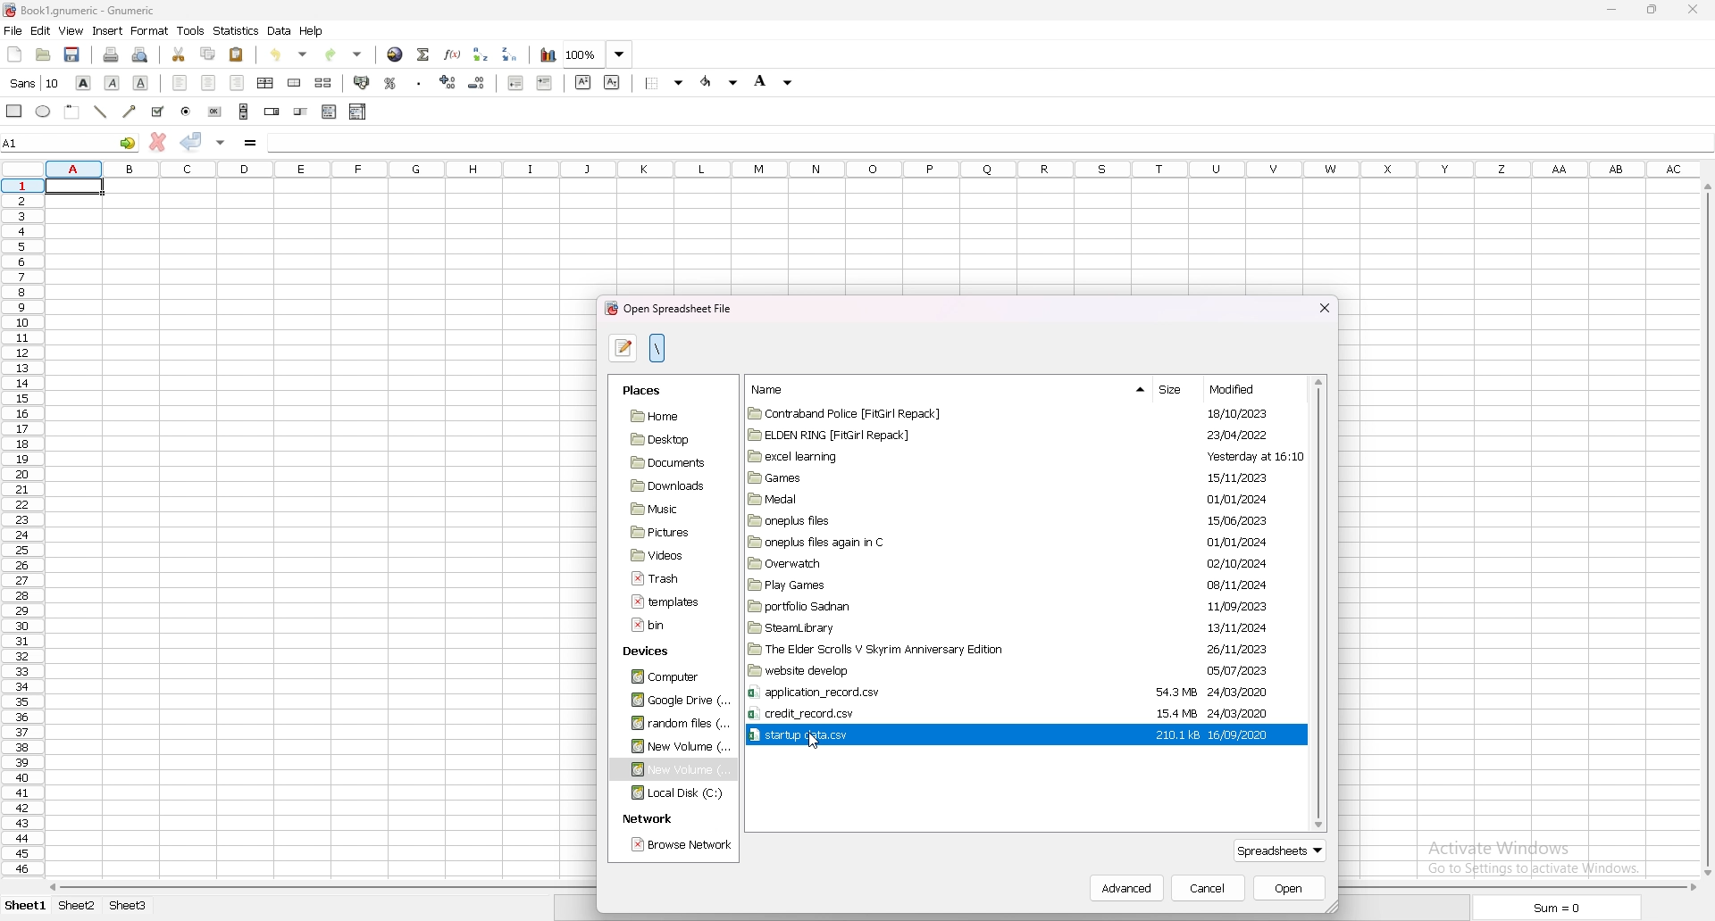  I want to click on Active Windows Go to Settings to activate windows, so click(1535, 858).